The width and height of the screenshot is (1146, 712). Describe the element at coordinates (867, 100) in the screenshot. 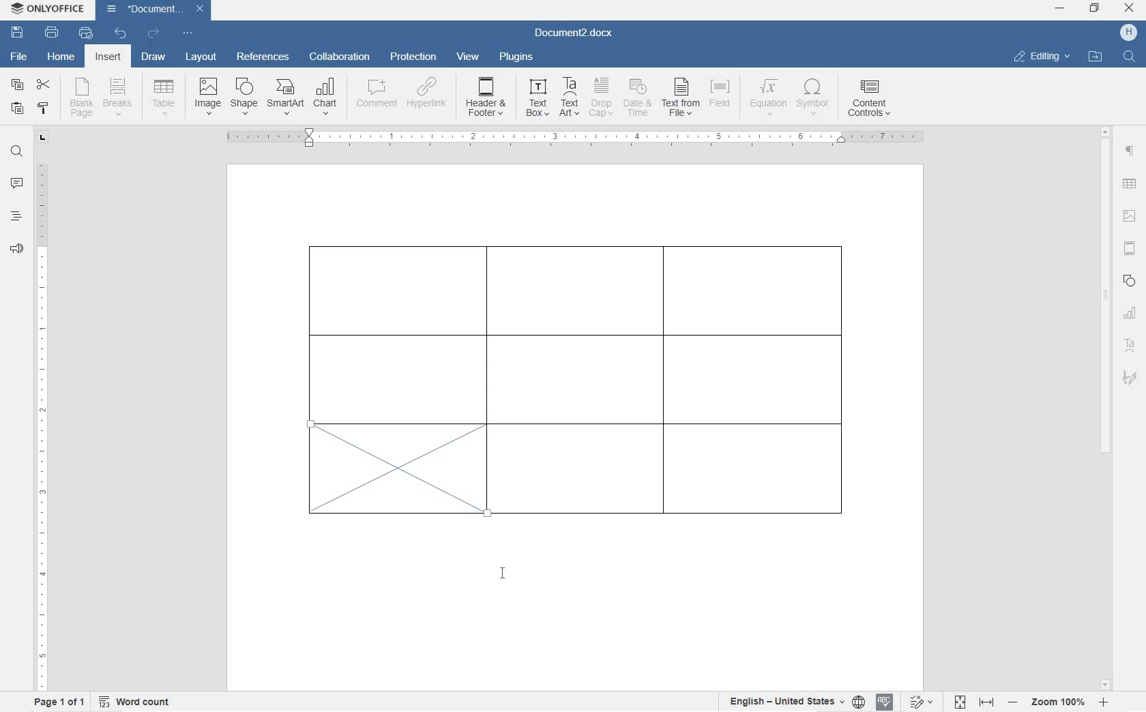

I see `CONTENT CONTROLS` at that location.